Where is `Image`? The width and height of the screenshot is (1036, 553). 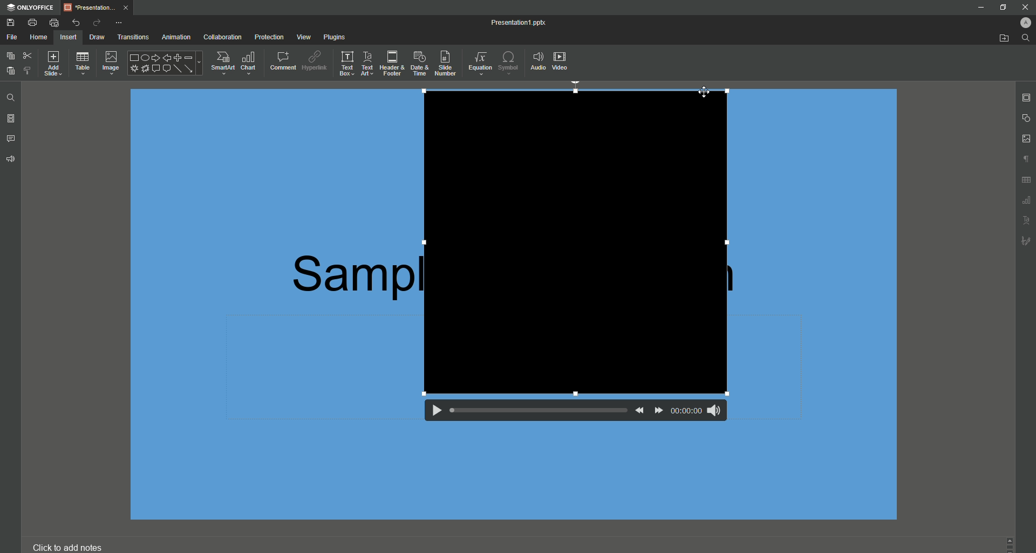 Image is located at coordinates (110, 64).